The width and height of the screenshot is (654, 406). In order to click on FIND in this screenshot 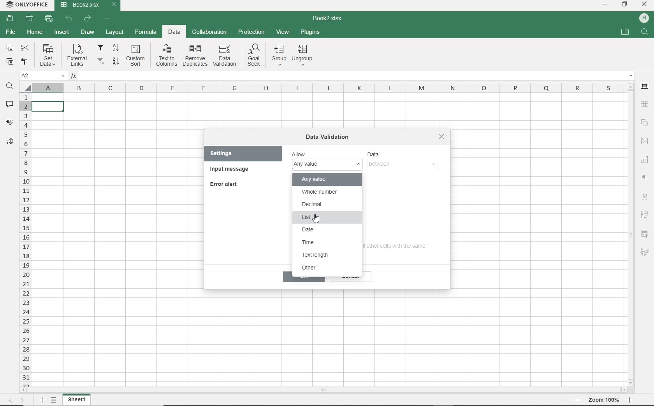, I will do `click(645, 33)`.